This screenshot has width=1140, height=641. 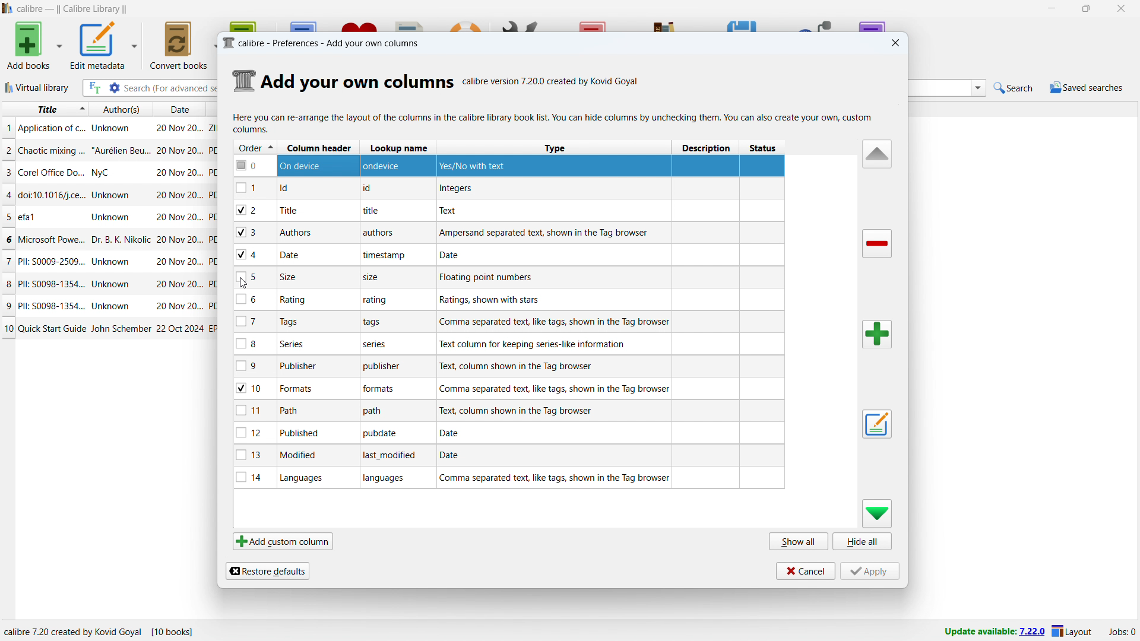 I want to click on author, so click(x=121, y=240).